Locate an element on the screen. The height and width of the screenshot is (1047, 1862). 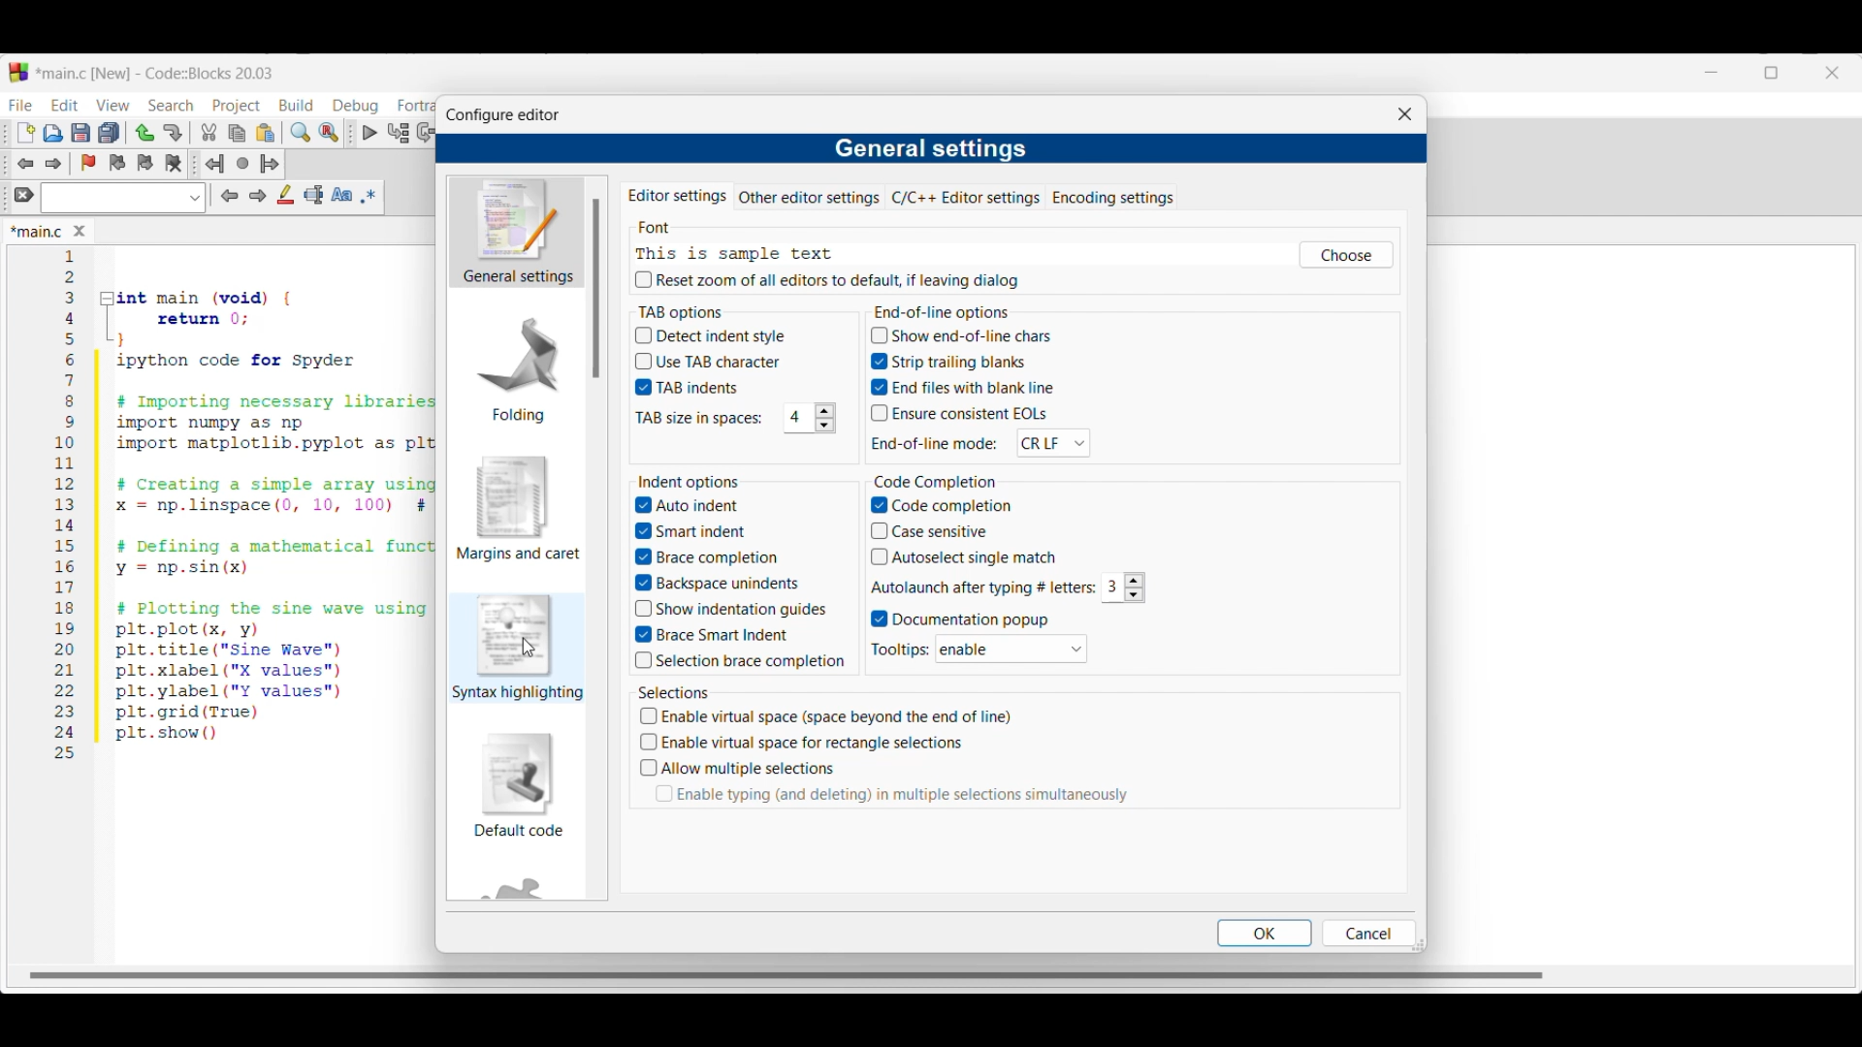
Choose is located at coordinates (1347, 255).